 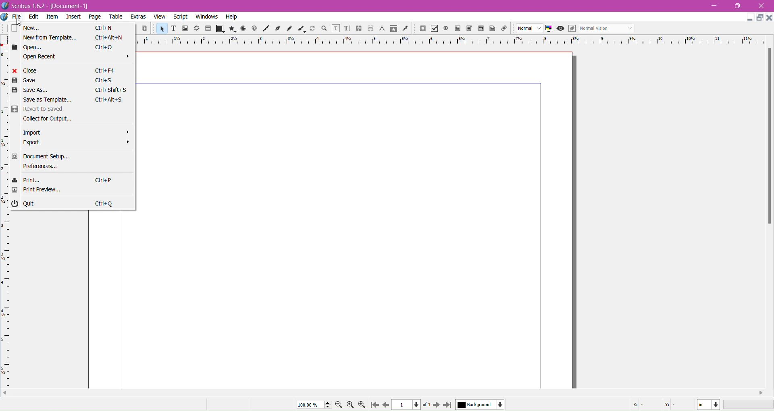 What do you see at coordinates (606, 29) in the screenshot?
I see `Select the visual appearance of the display` at bounding box center [606, 29].